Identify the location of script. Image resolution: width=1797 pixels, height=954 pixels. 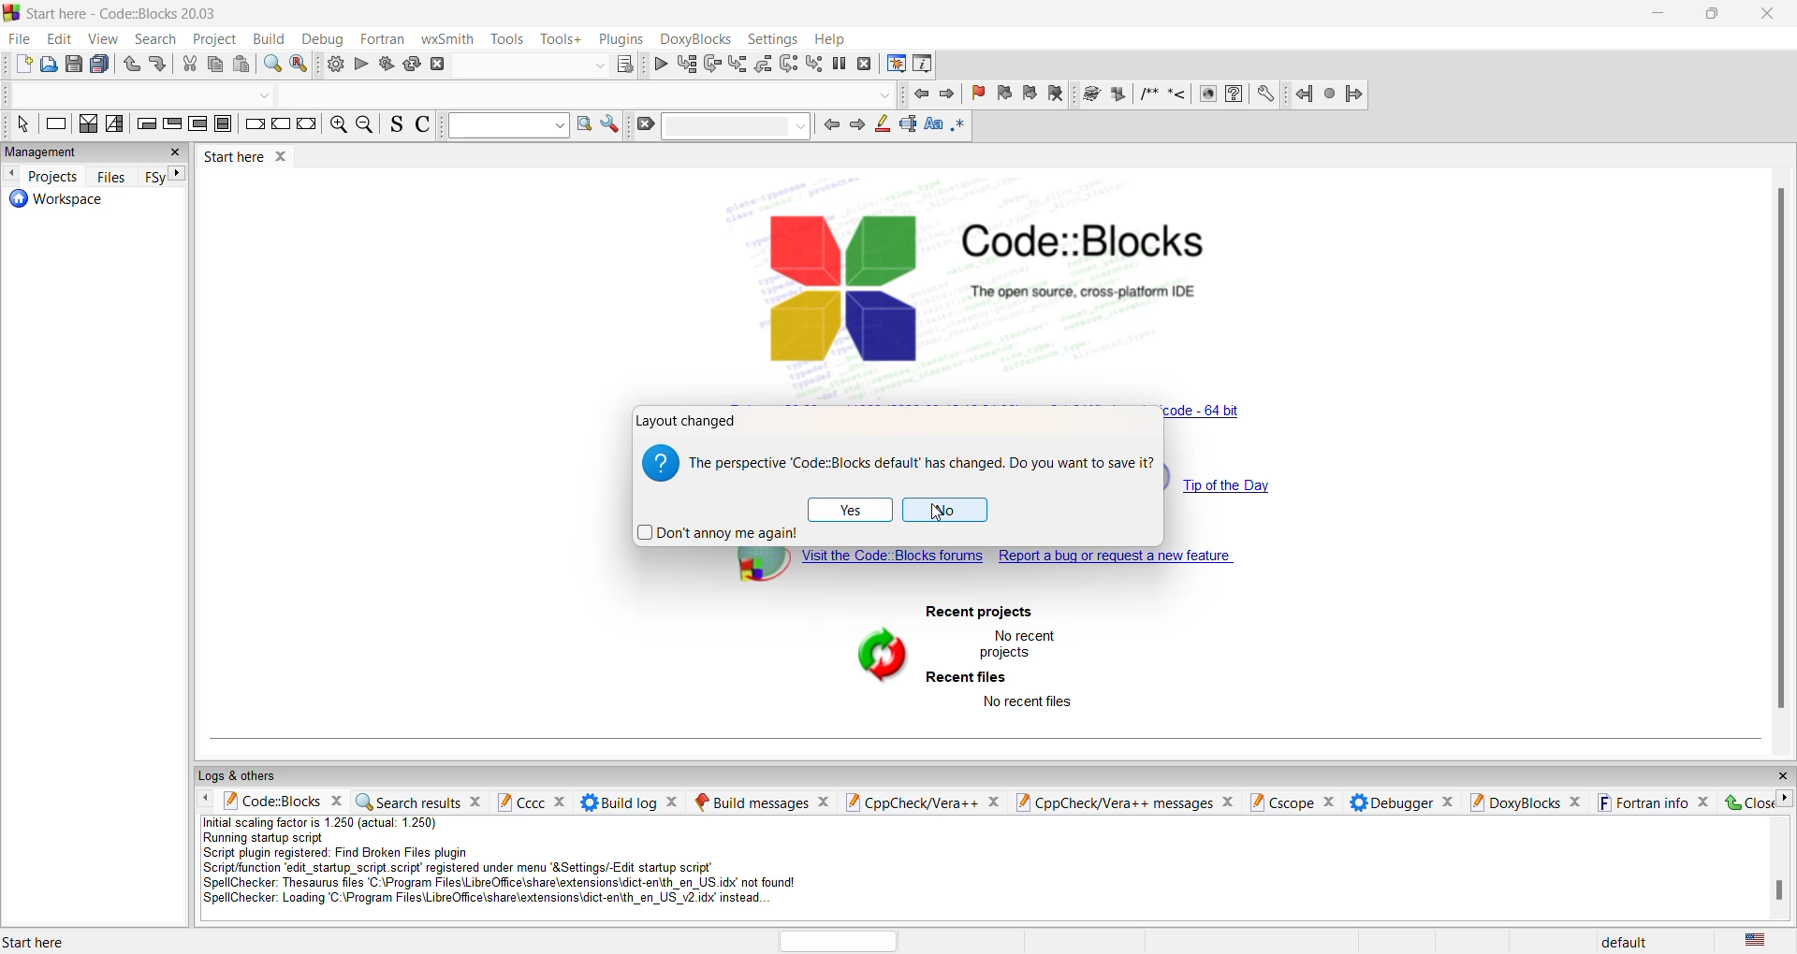
(524, 865).